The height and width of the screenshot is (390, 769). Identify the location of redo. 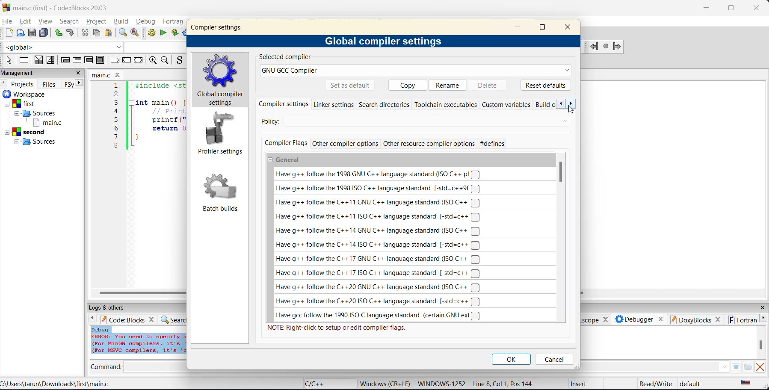
(71, 32).